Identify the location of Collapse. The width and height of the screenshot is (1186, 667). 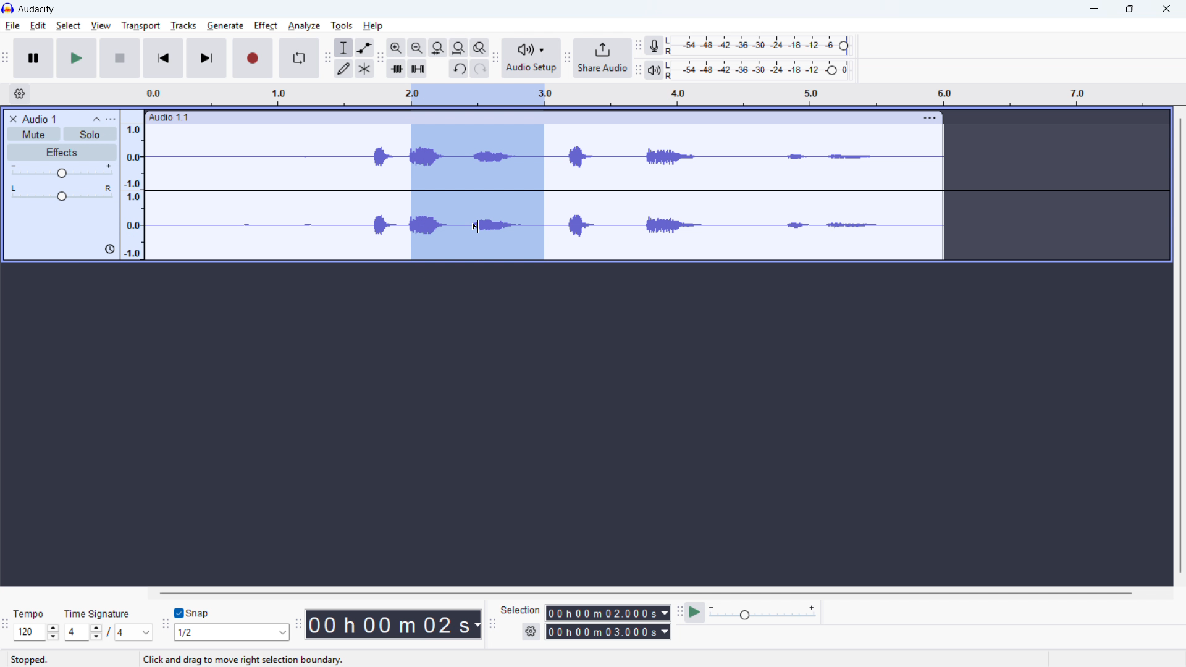
(96, 119).